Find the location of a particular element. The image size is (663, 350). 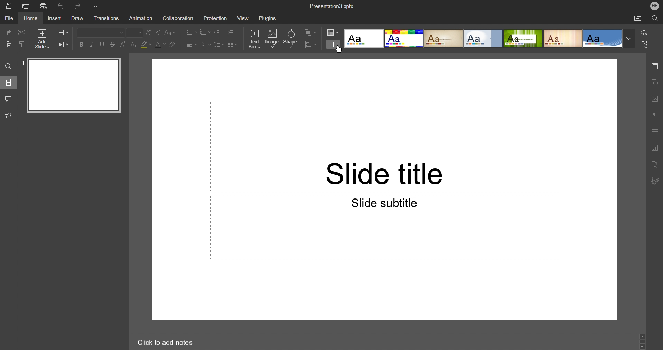

Highlight is located at coordinates (146, 45).